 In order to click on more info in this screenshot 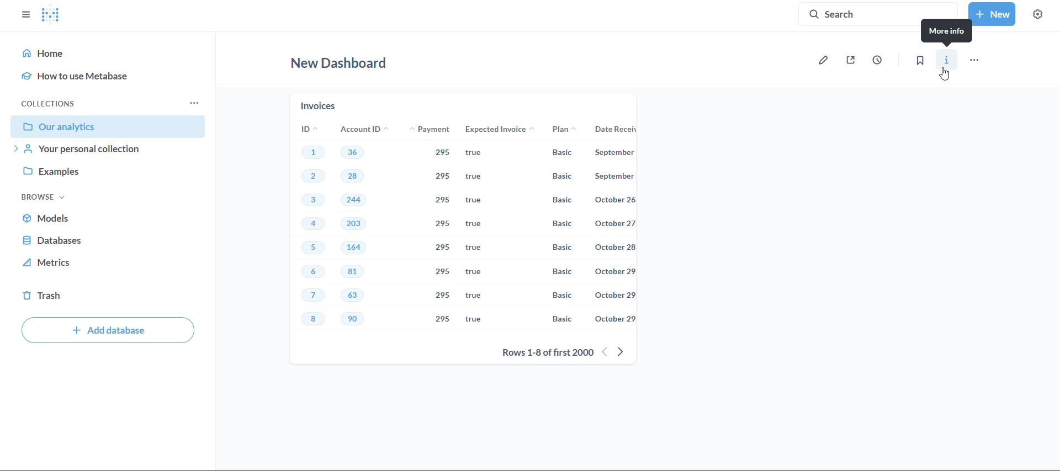, I will do `click(946, 61)`.